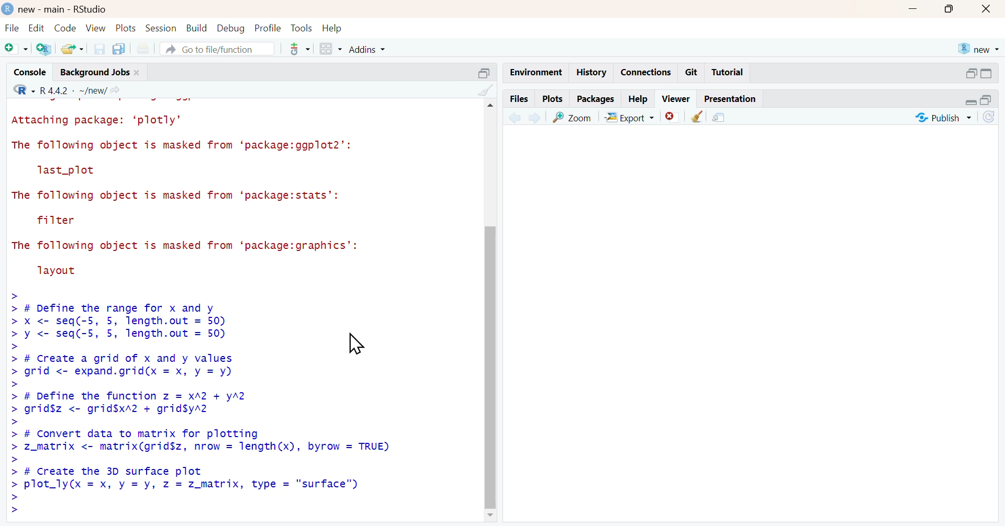  Describe the element at coordinates (913, 7) in the screenshot. I see `minimize` at that location.